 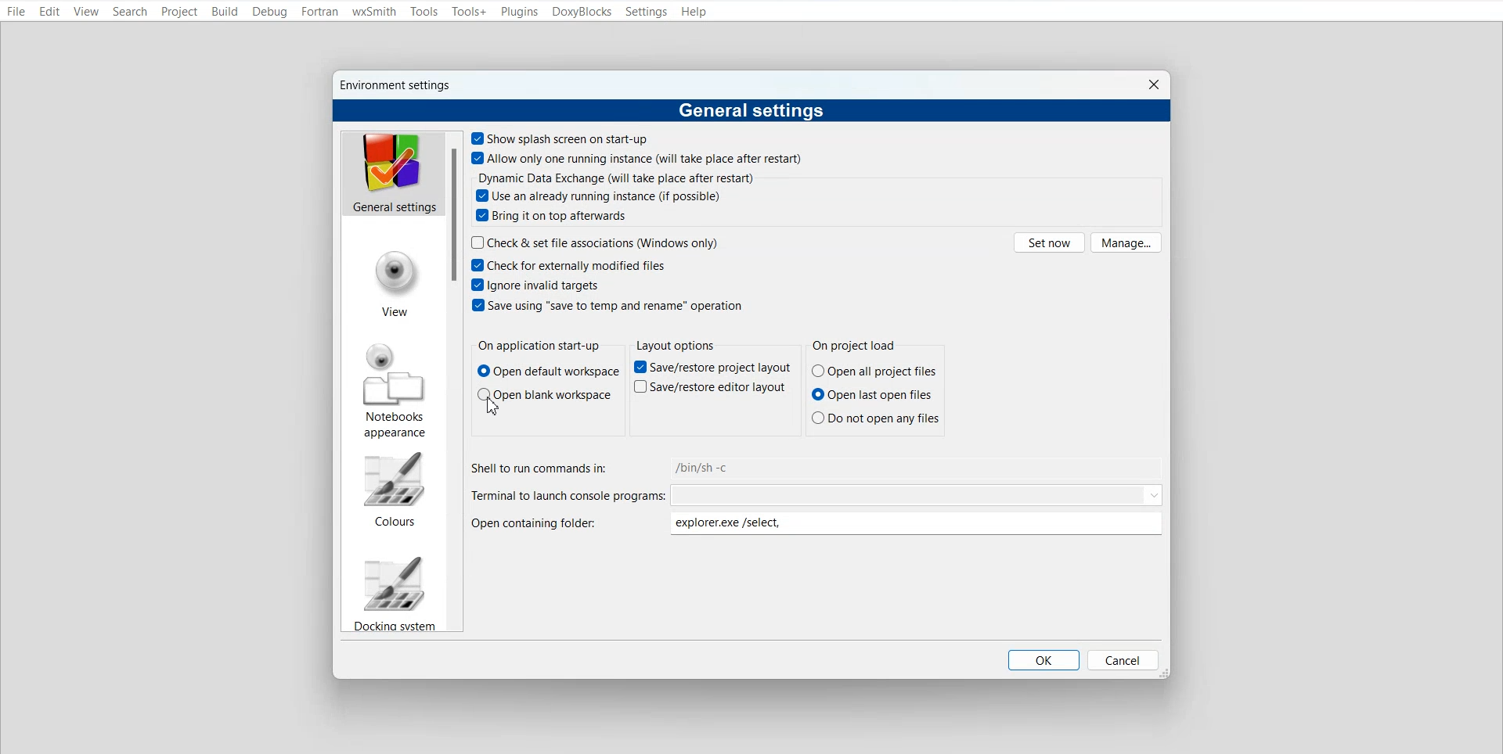 I want to click on Cursor, so click(x=497, y=411).